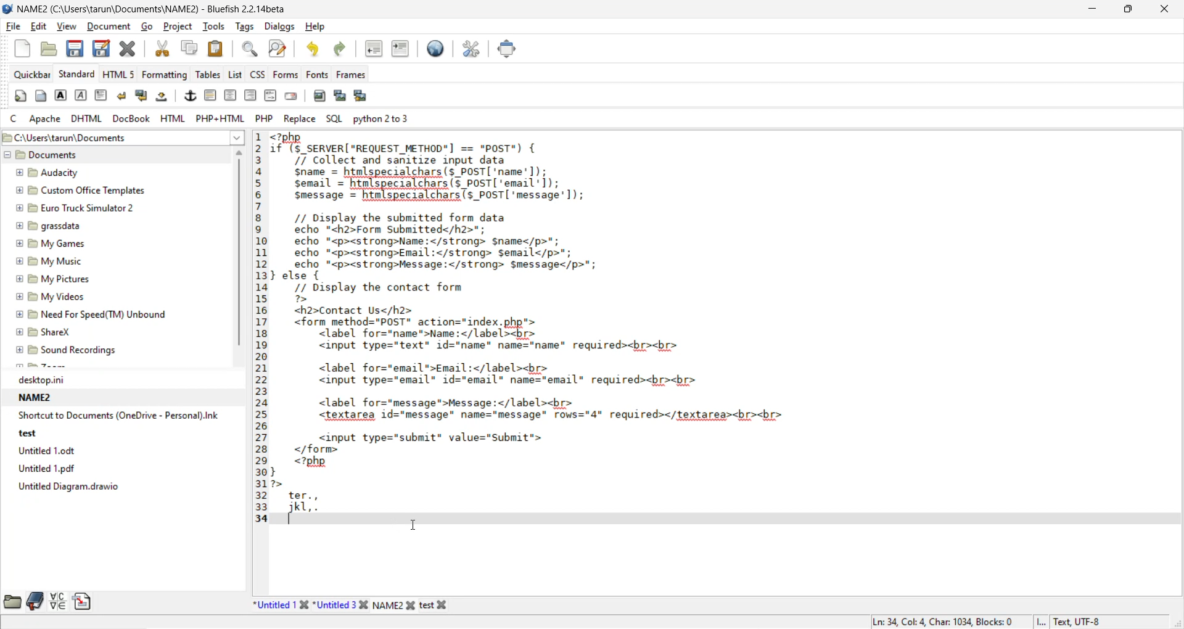 The height and width of the screenshot is (629, 1184). Describe the element at coordinates (310, 50) in the screenshot. I see `undo` at that location.